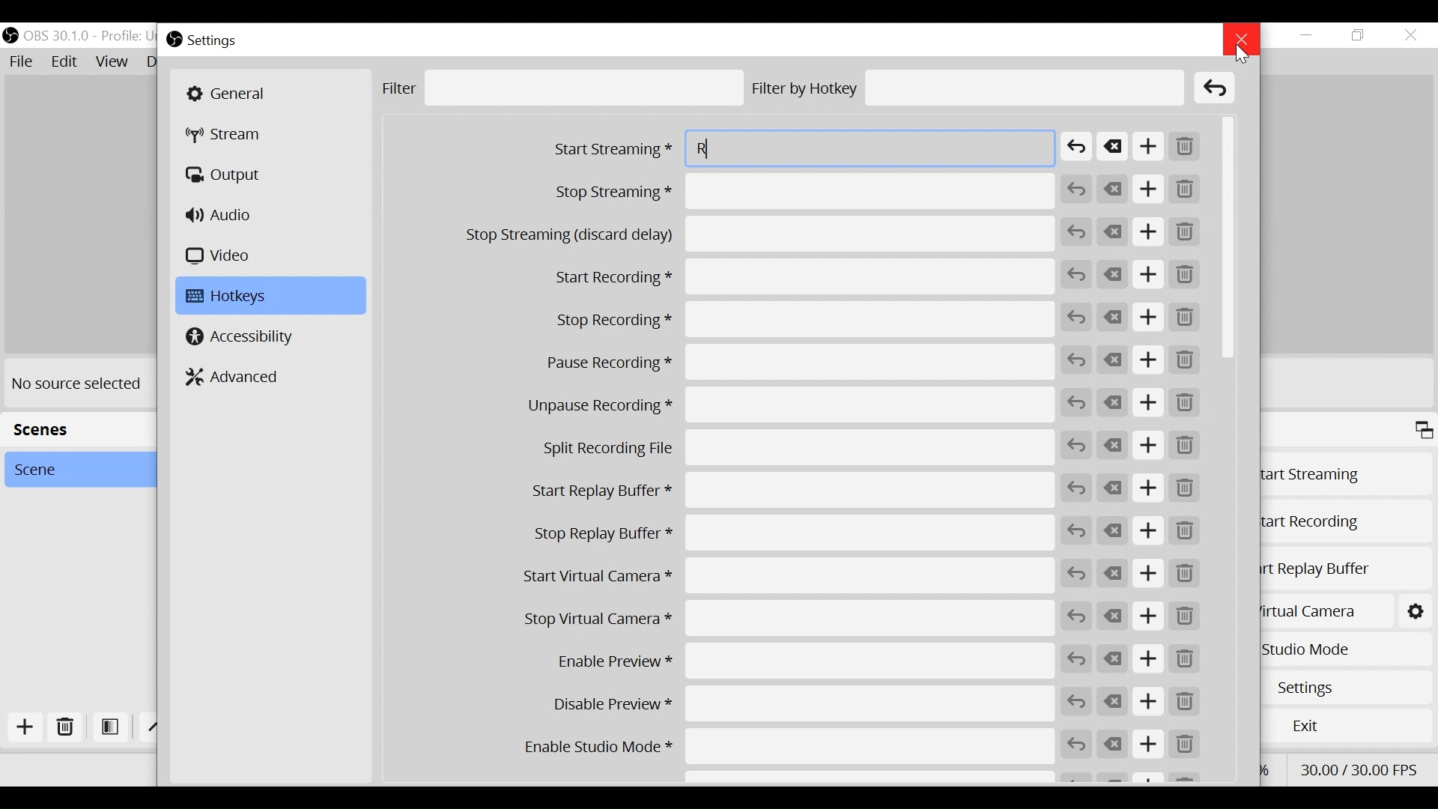 This screenshot has width=1438, height=809. I want to click on Open Filter Scene, so click(111, 727).